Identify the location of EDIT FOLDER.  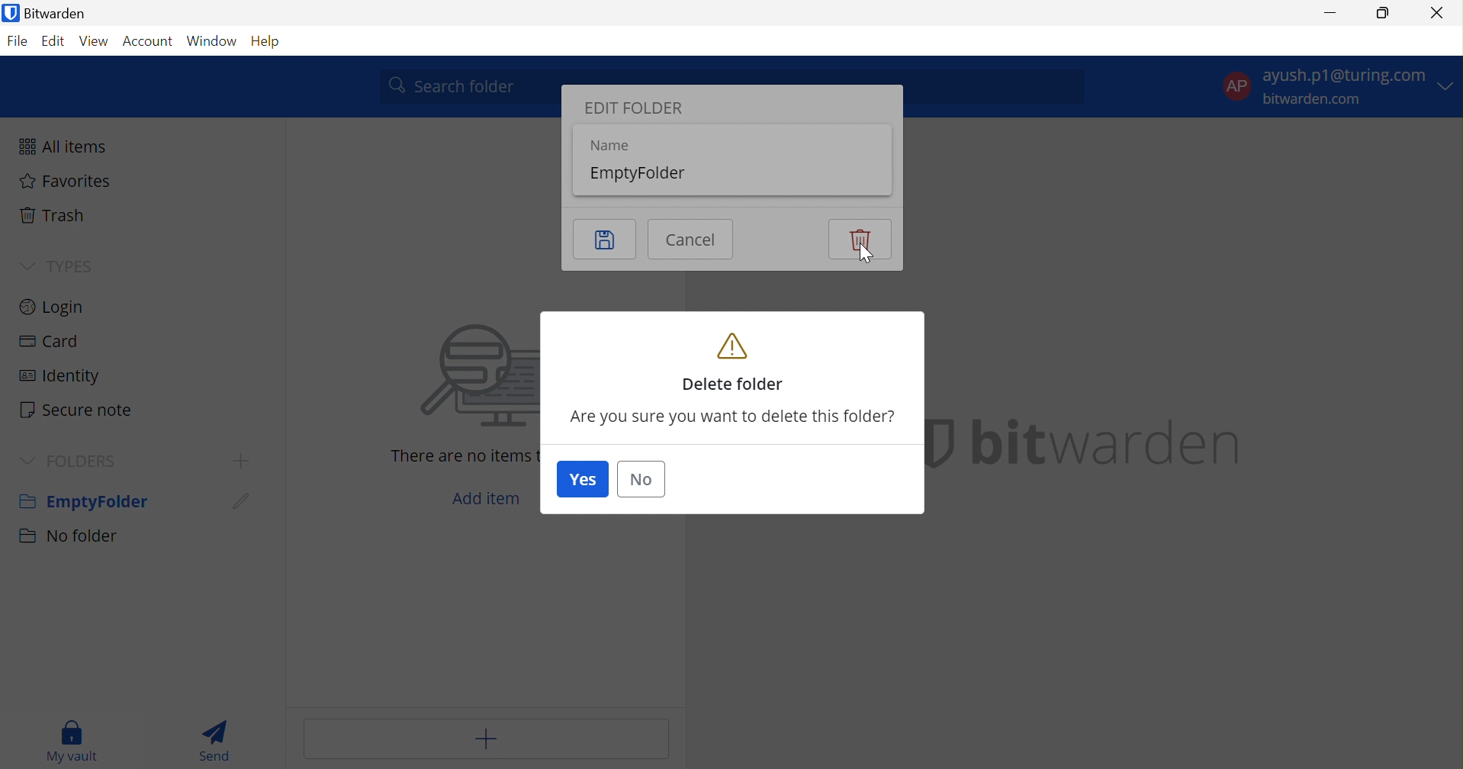
(641, 109).